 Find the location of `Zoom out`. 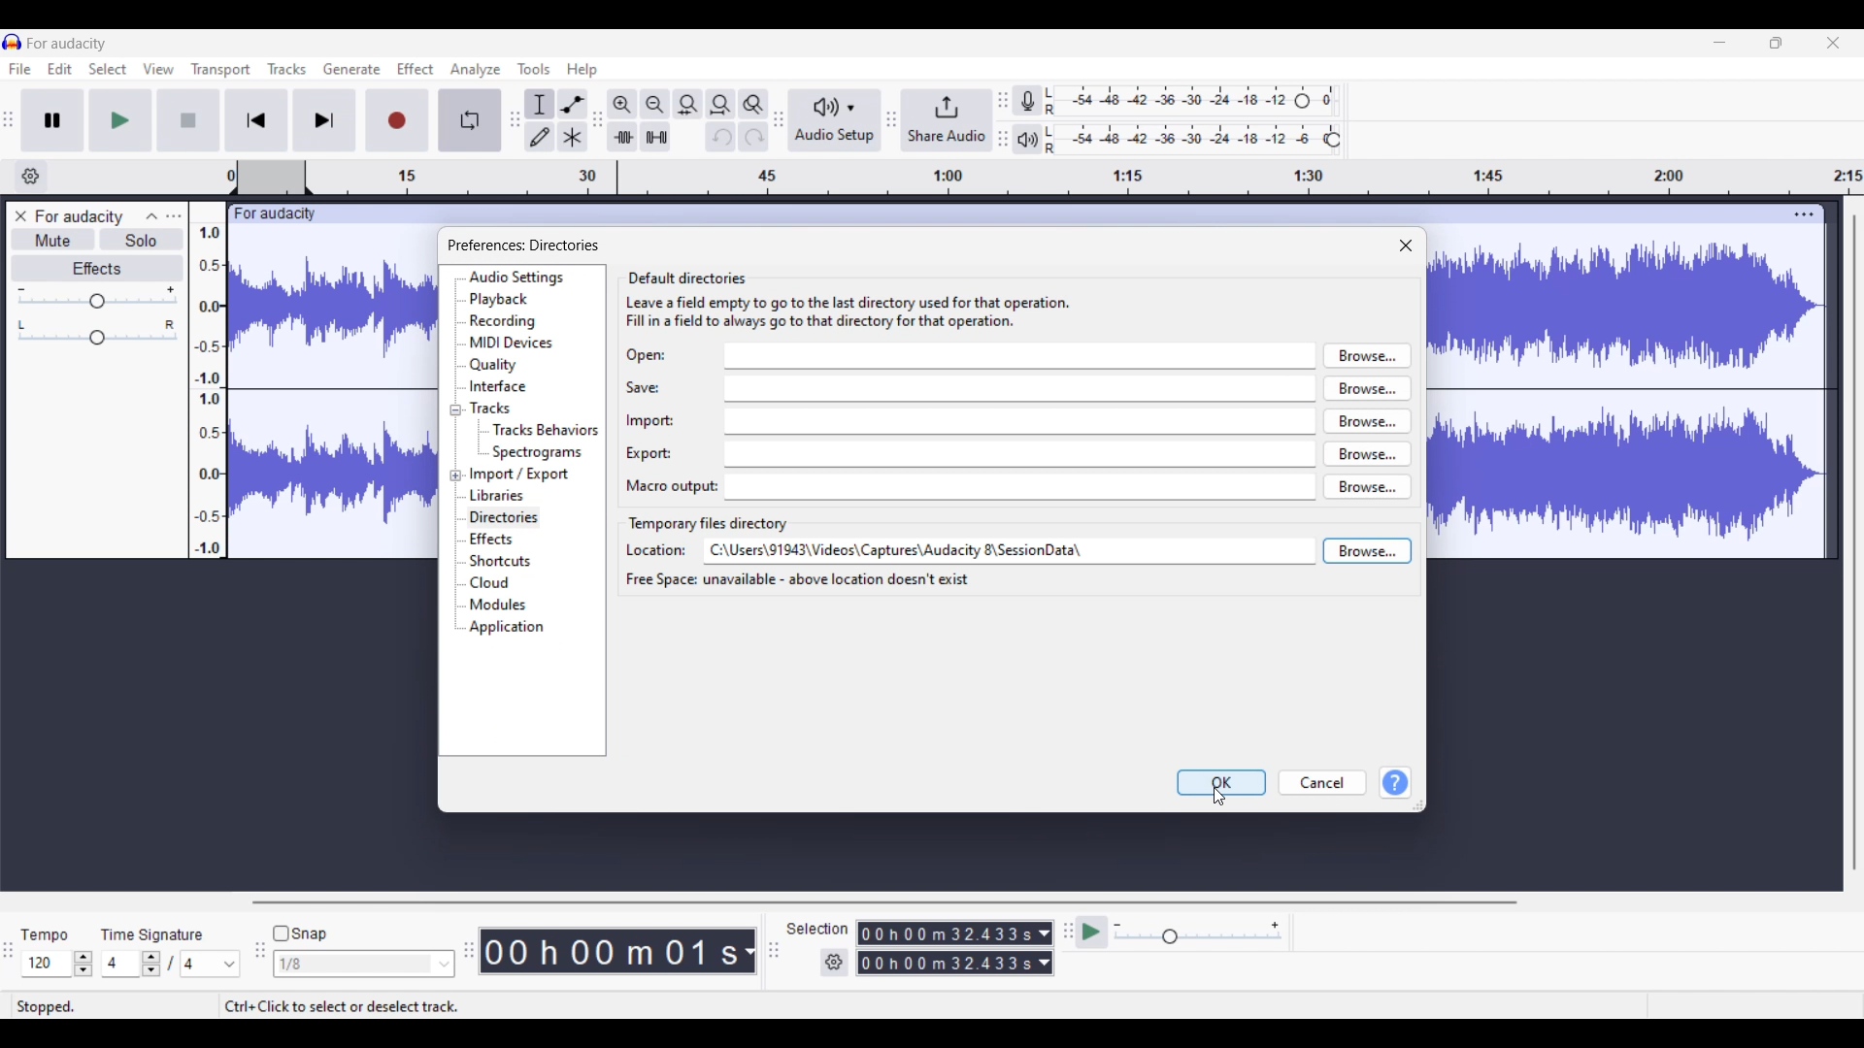

Zoom out is located at coordinates (655, 105).